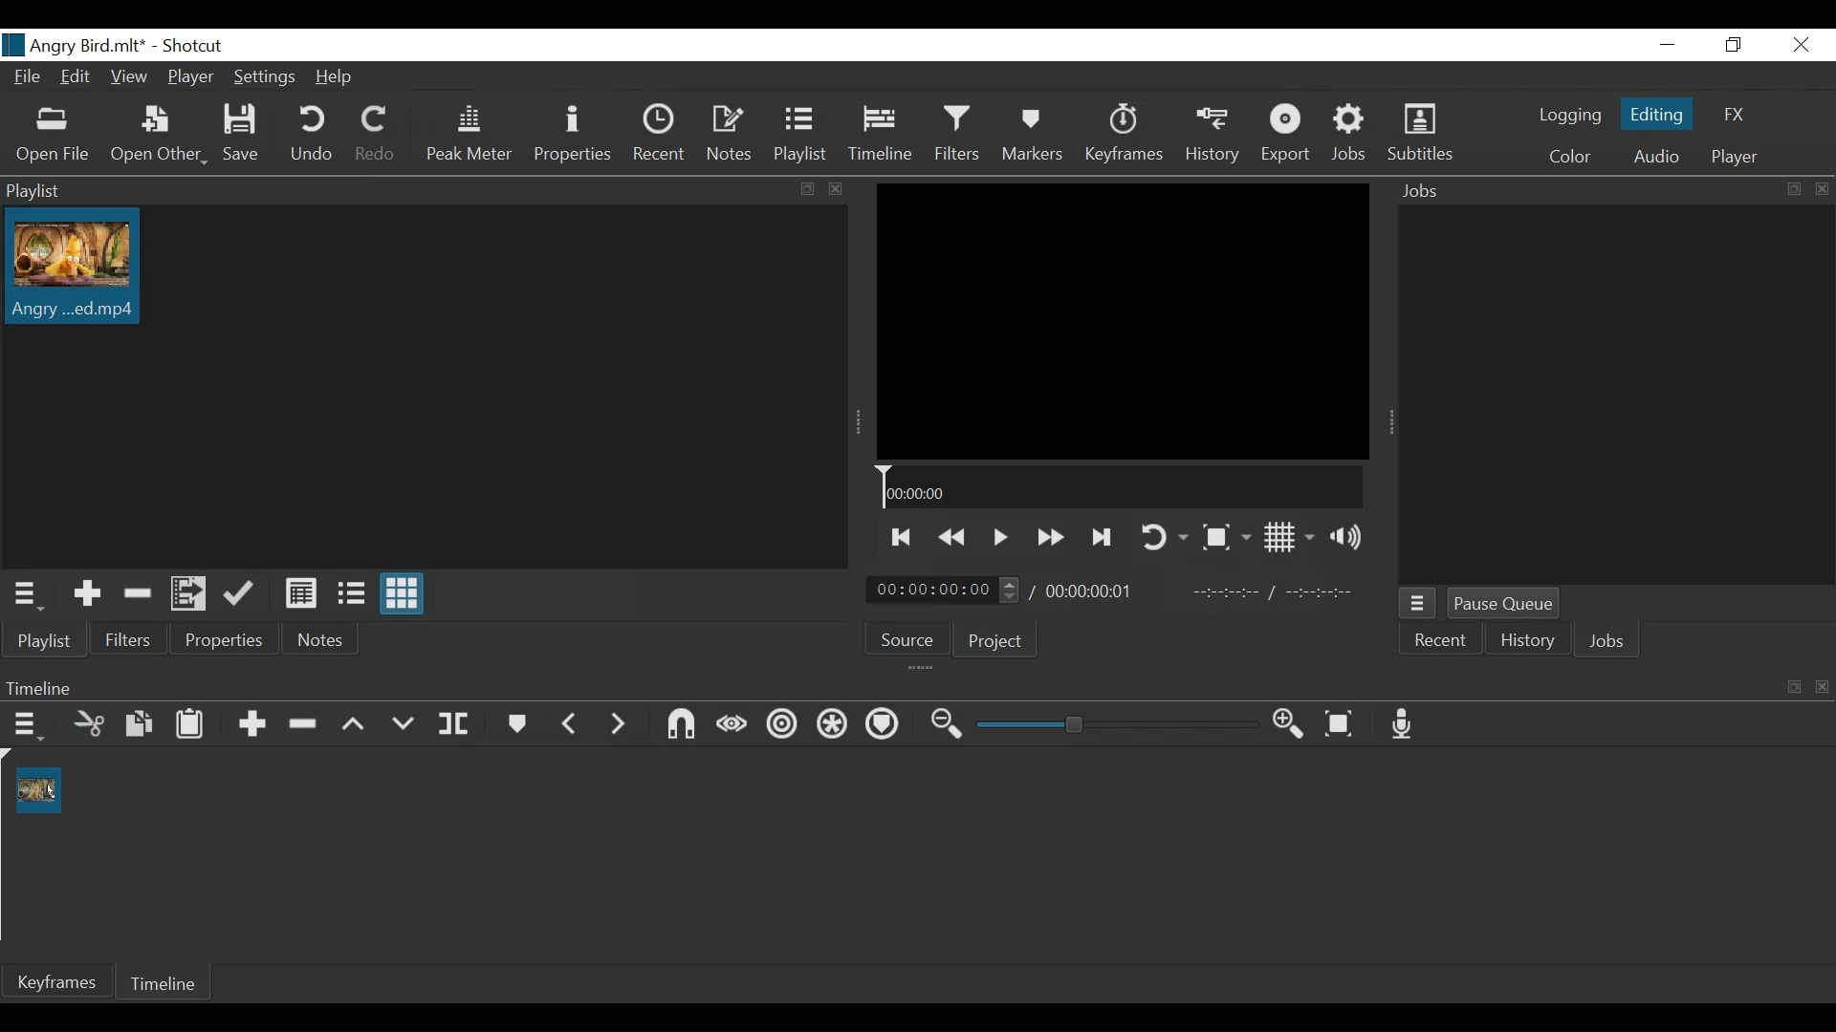  What do you see at coordinates (1615, 393) in the screenshot?
I see `Jobs Panel` at bounding box center [1615, 393].